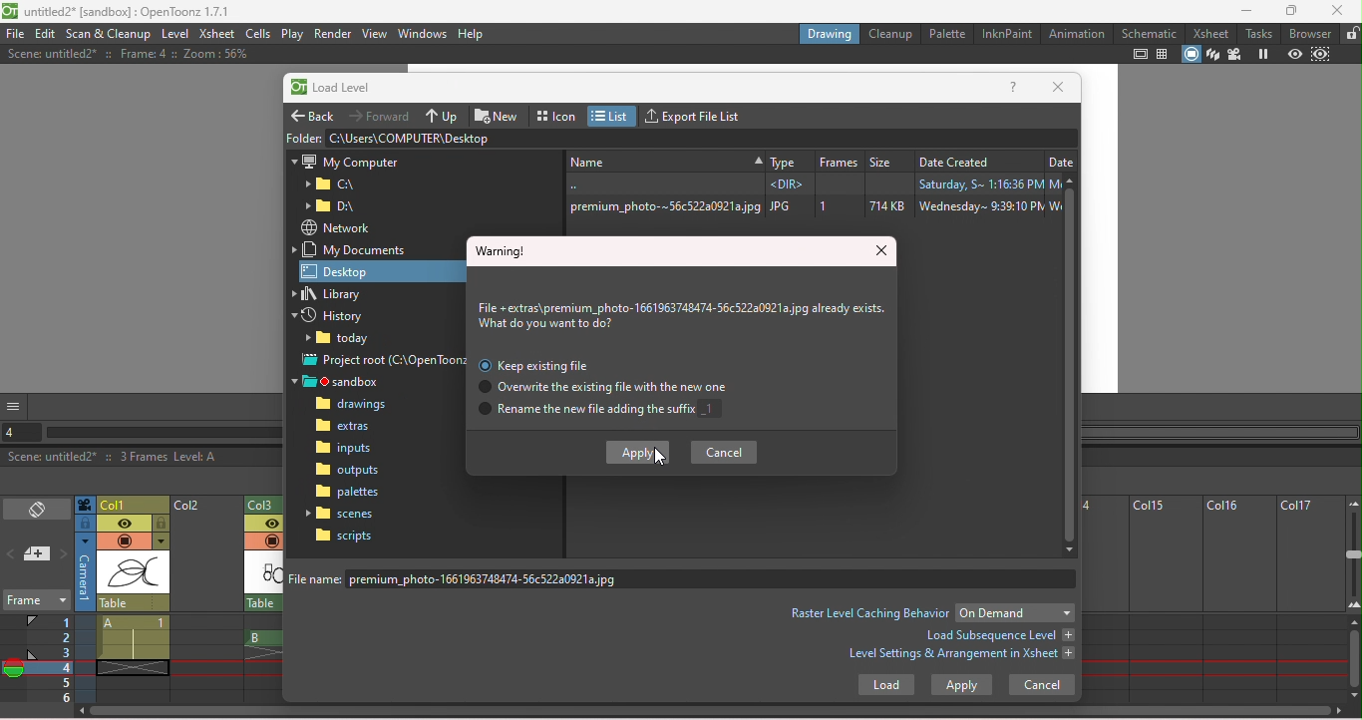 The image size is (1362, 720). What do you see at coordinates (353, 428) in the screenshot?
I see `Extras` at bounding box center [353, 428].